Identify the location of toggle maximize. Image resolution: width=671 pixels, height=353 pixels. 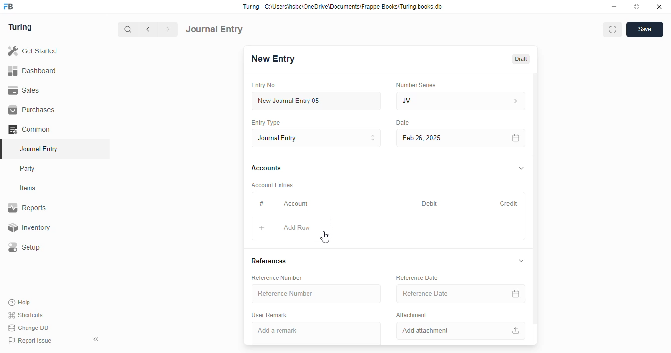
(637, 7).